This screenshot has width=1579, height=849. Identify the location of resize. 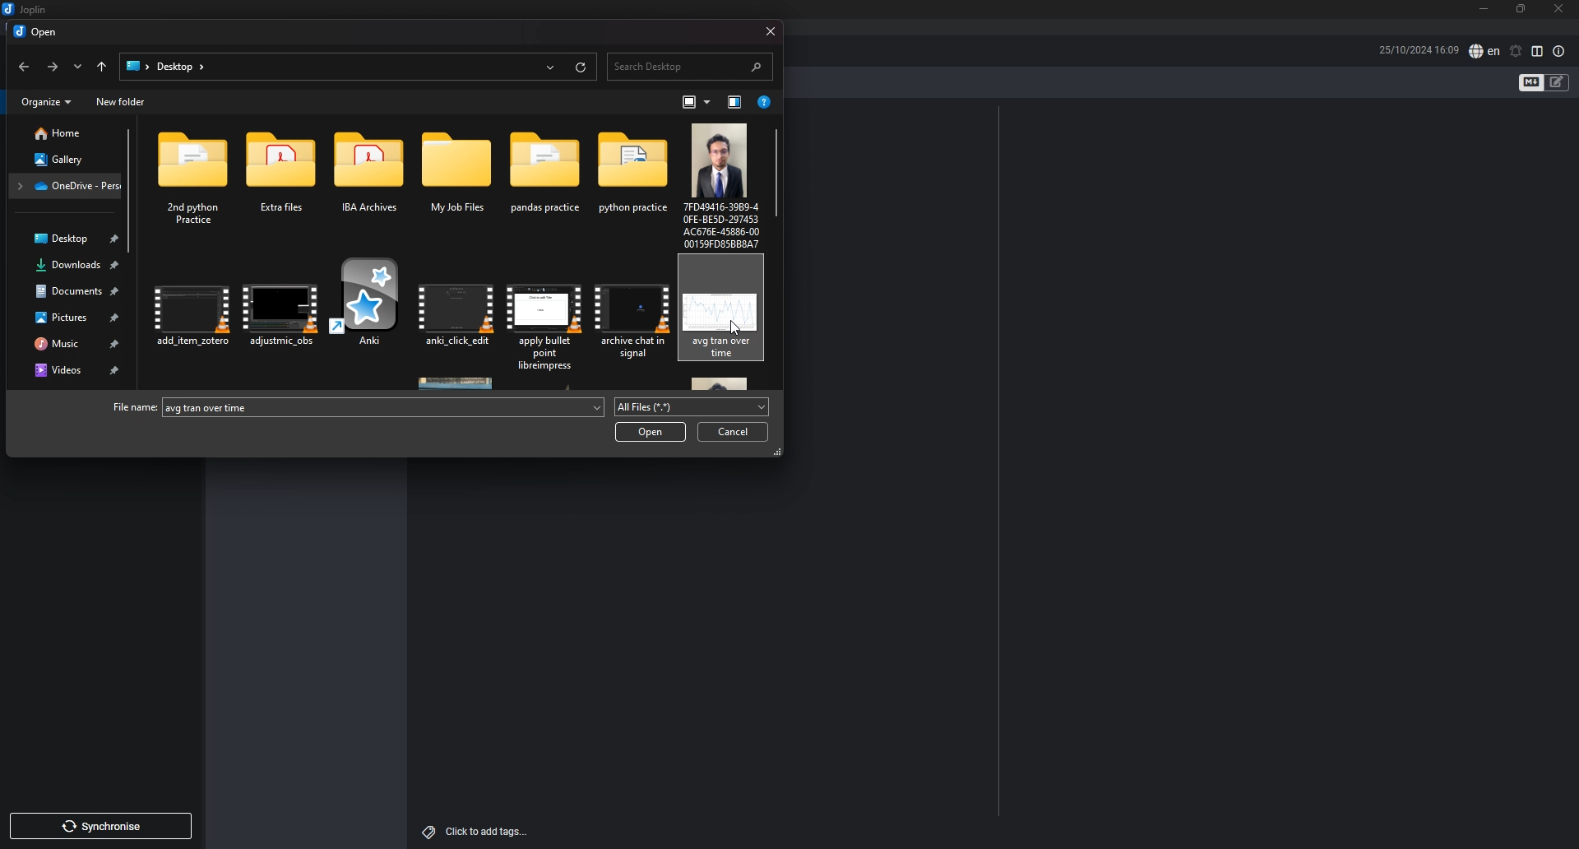
(1521, 10).